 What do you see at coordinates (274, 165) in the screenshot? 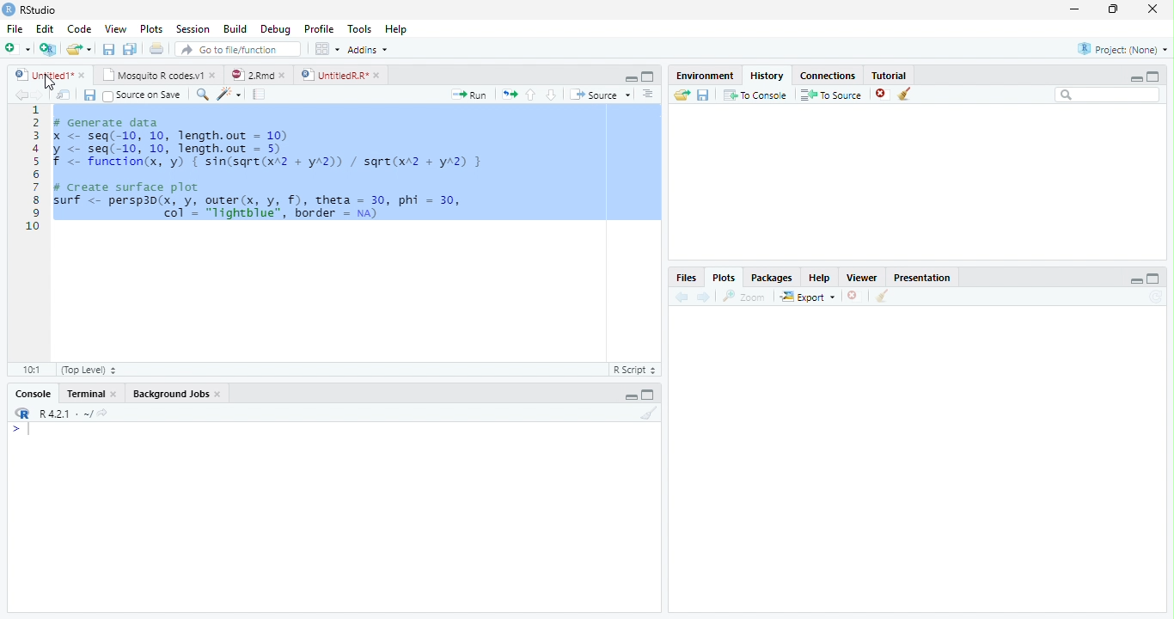
I see `# Generate data

x <- 5eq(-10, 10, length.out = 10)

y <- 5eq(-10, 10, length.out = 5)

f <- function(x, y) { sin(sqrt(xA2 + yA2)) / sqrt(xA2 + yA2) }

# create surface plot

surf <- persp3o(x, y, outer(x, y, f), theta = 30, phi = 30,
col = "Tightbiue", border = NA)` at bounding box center [274, 165].